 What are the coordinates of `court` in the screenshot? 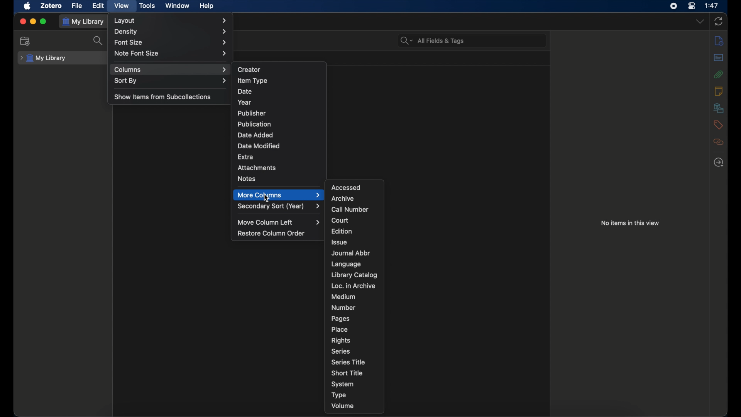 It's located at (340, 220).